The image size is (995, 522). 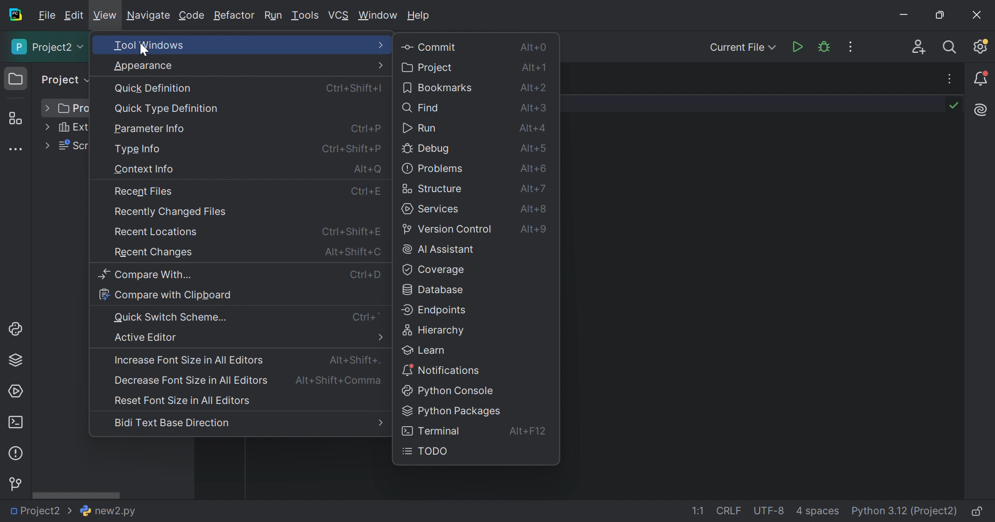 What do you see at coordinates (146, 275) in the screenshot?
I see `Compare with...` at bounding box center [146, 275].